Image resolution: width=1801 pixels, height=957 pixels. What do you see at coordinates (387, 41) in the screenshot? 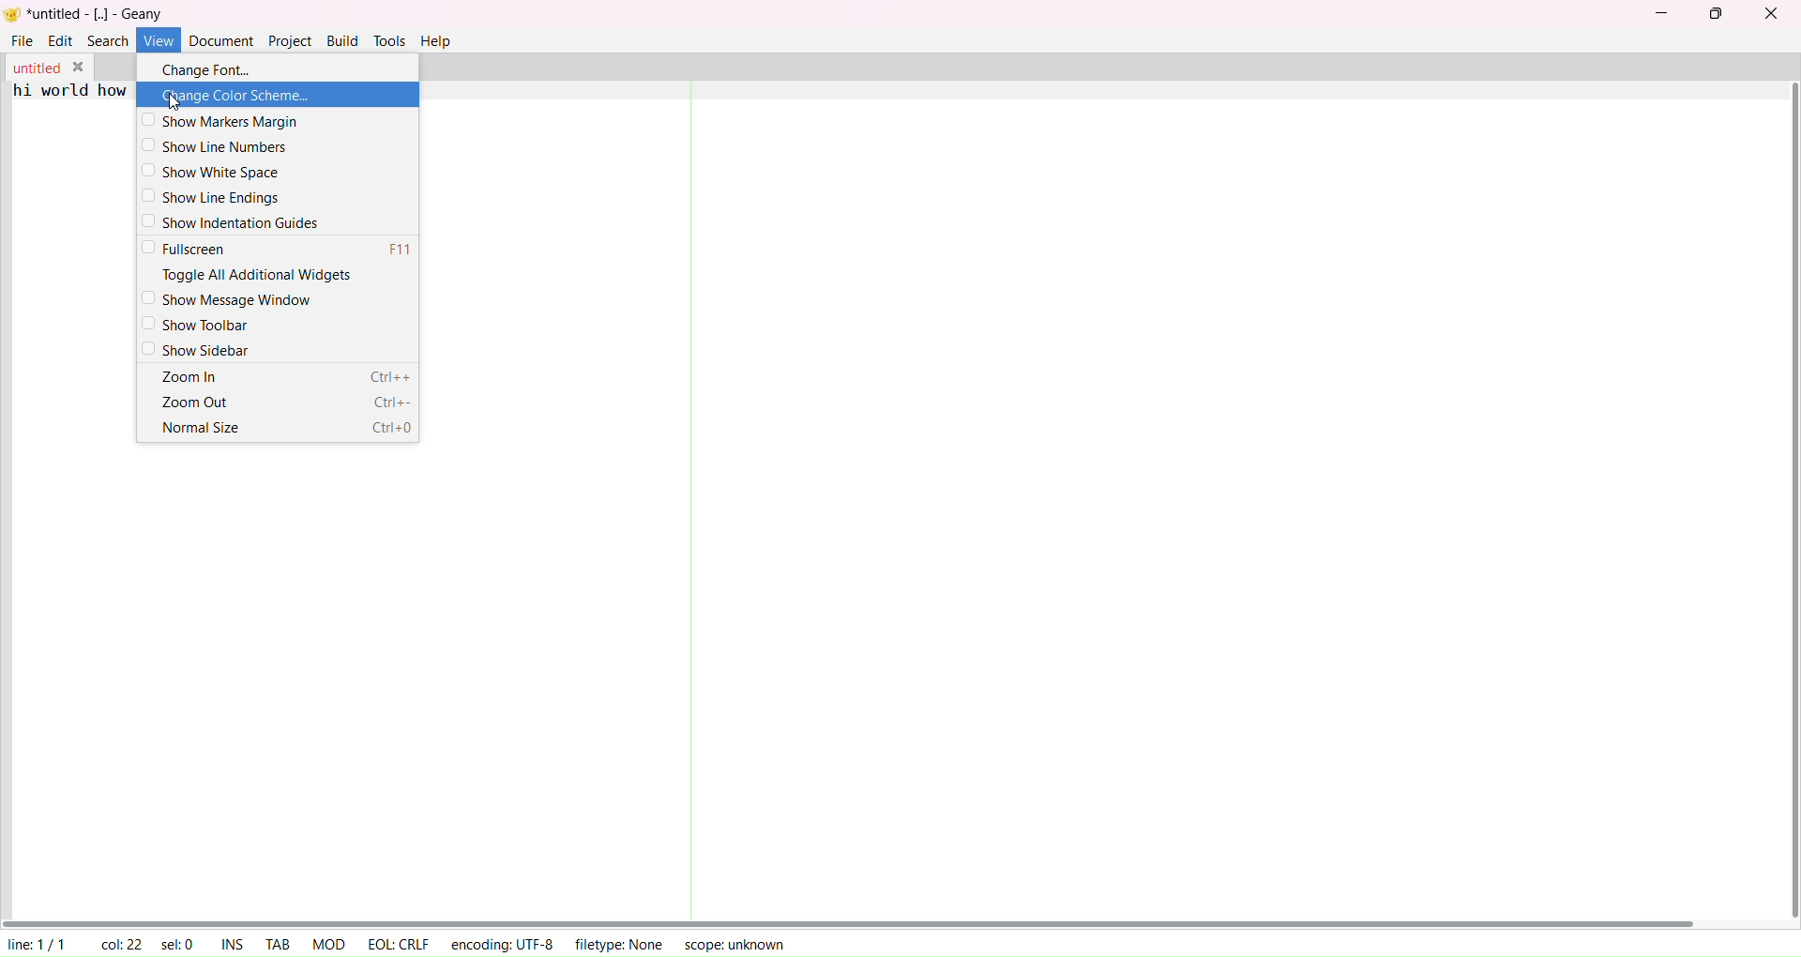
I see `tools` at bounding box center [387, 41].